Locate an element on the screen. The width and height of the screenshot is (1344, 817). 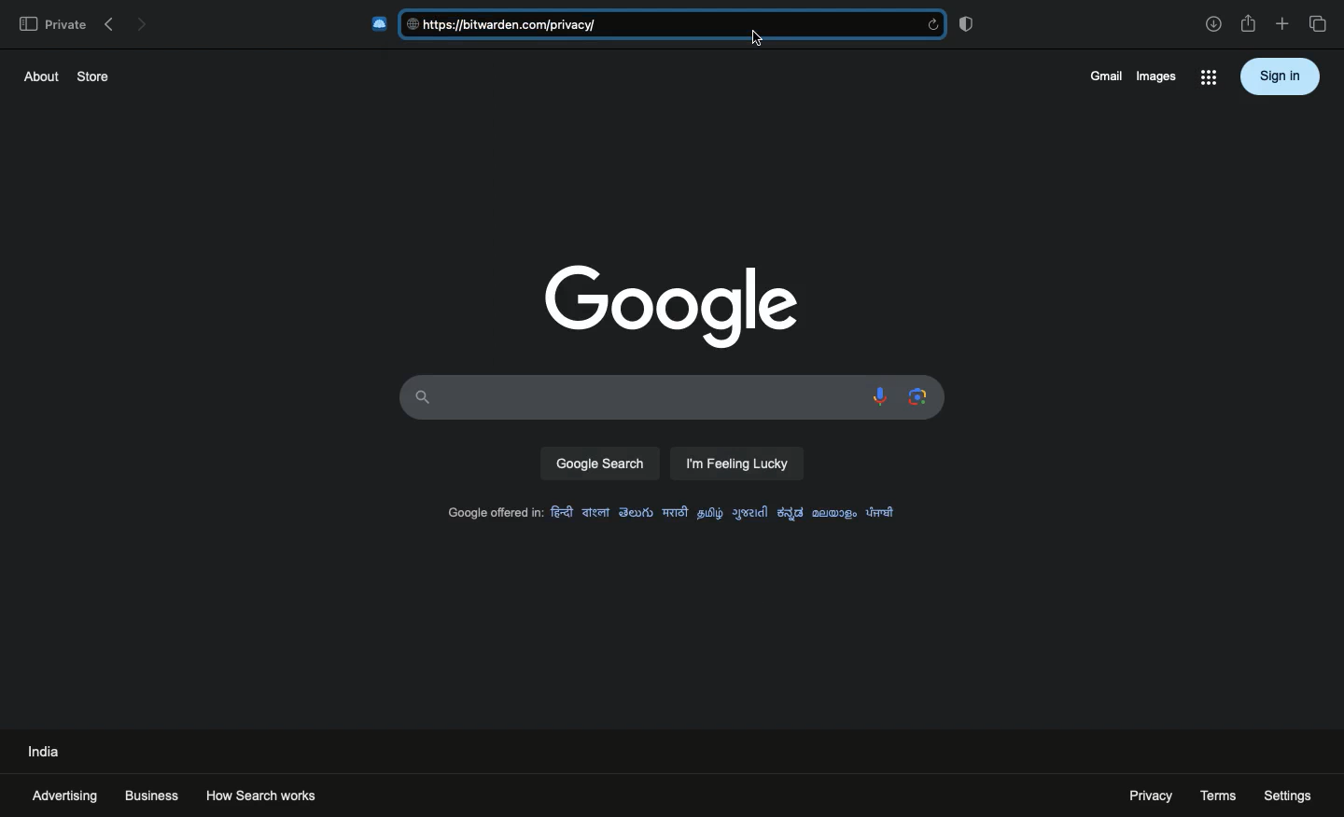
search is located at coordinates (600, 464).